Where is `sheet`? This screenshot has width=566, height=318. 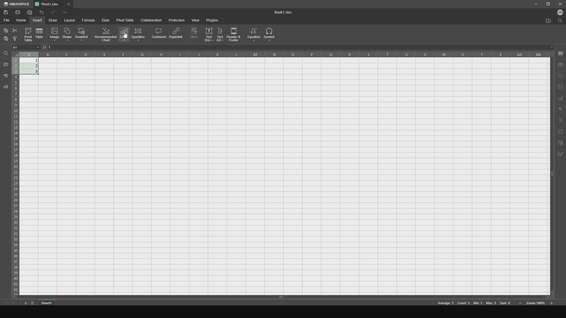
sheet is located at coordinates (47, 303).